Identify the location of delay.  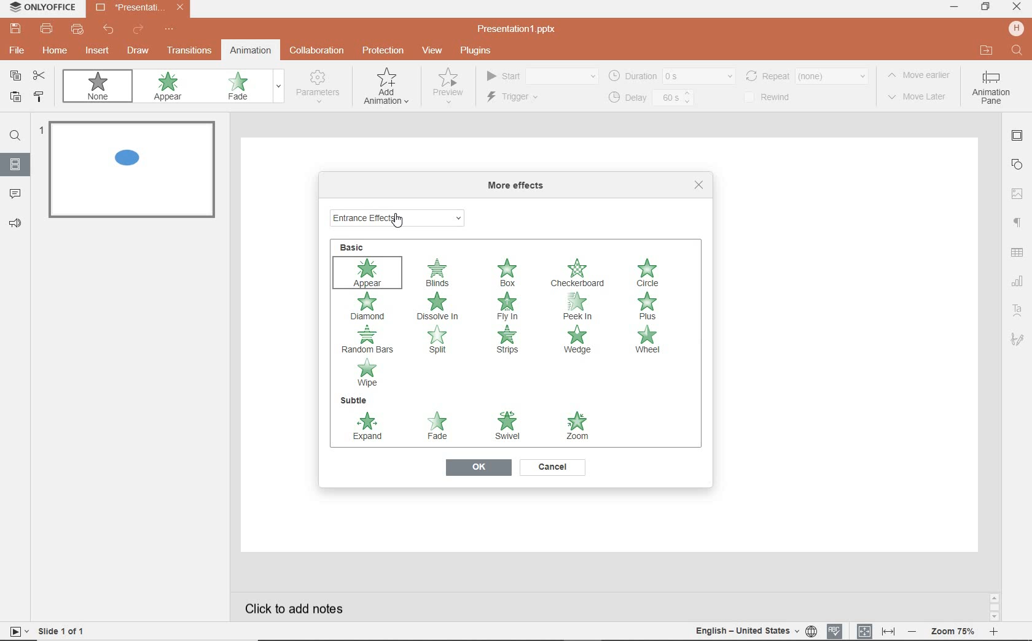
(650, 98).